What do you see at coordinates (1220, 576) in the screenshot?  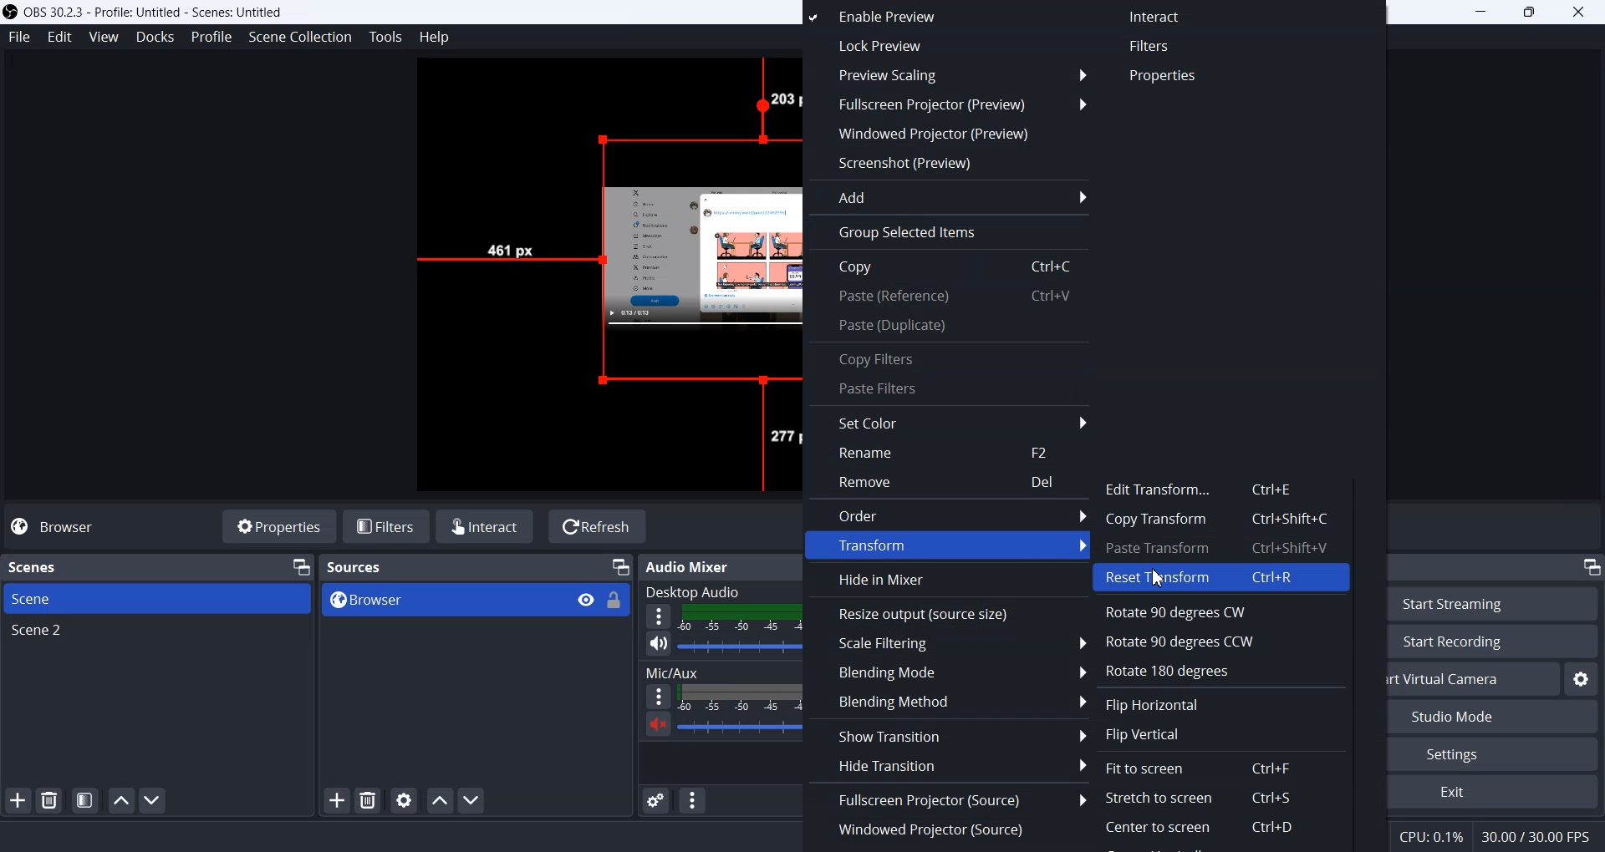 I see `Reset Transform` at bounding box center [1220, 576].